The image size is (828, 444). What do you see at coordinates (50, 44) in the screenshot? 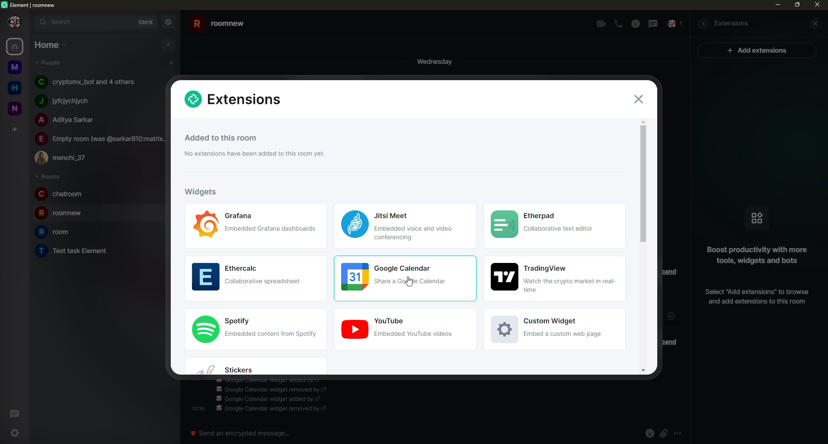
I see `home` at bounding box center [50, 44].